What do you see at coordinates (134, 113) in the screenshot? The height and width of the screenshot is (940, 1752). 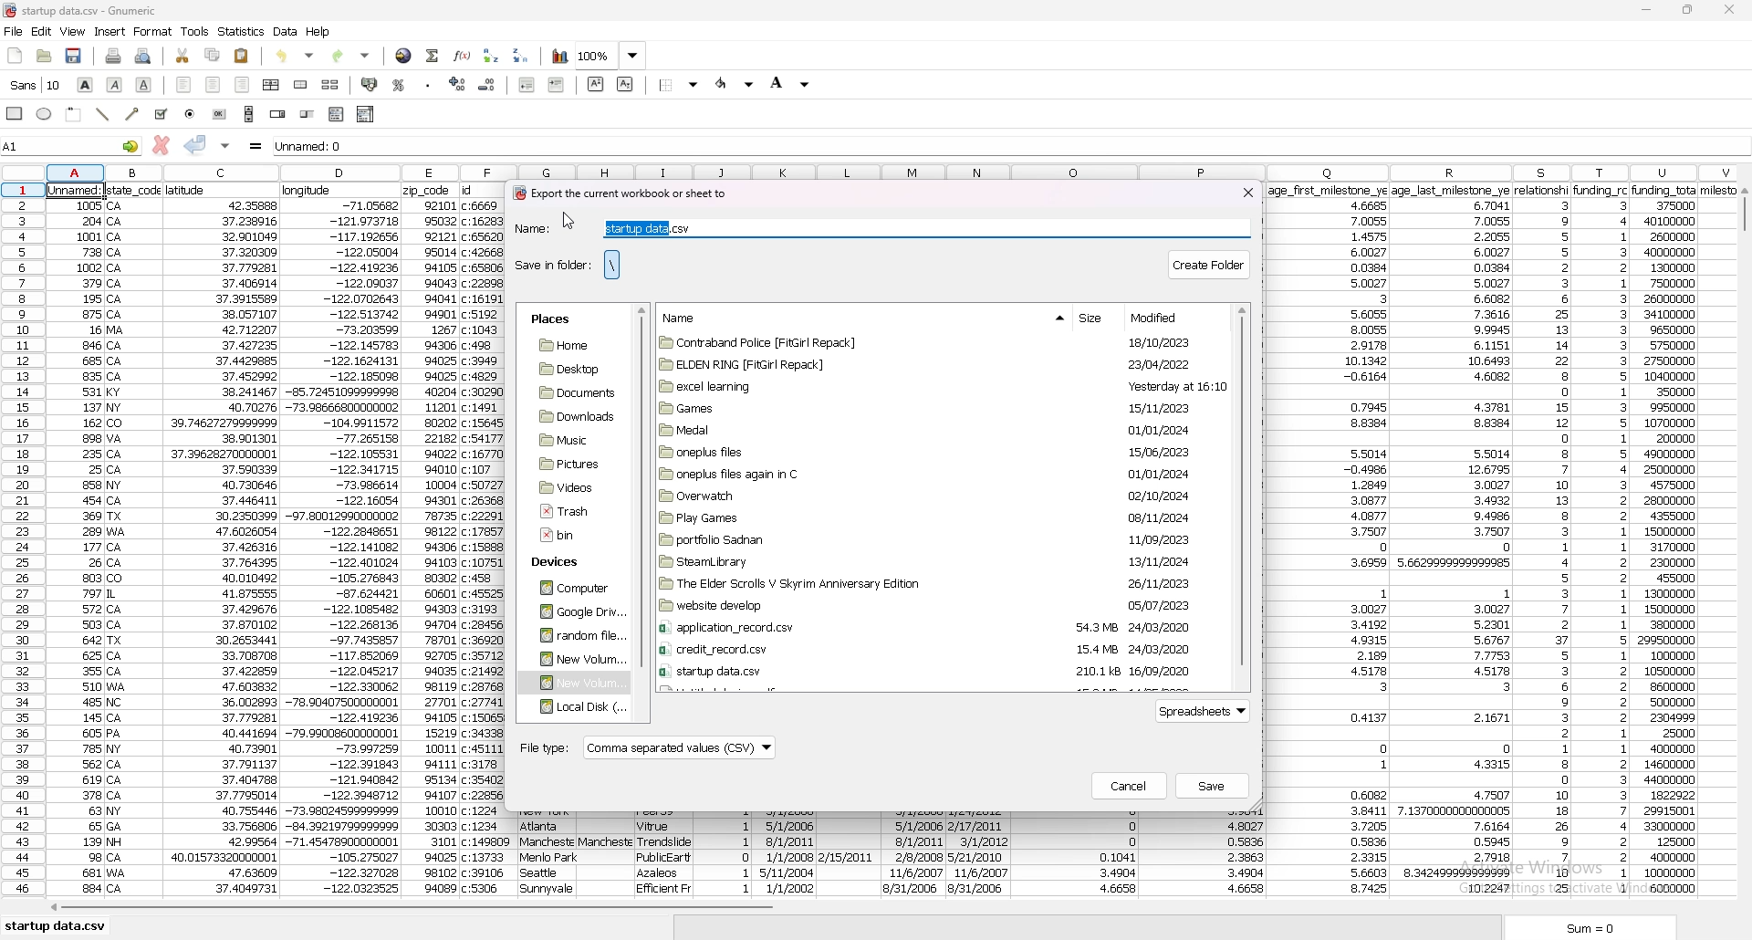 I see `arrowed line` at bounding box center [134, 113].